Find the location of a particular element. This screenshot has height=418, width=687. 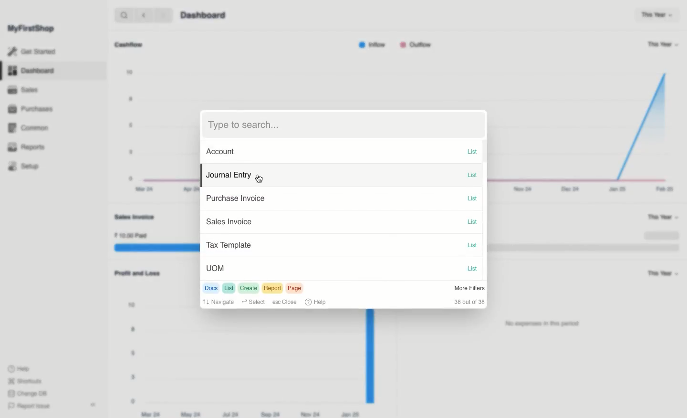

forward > is located at coordinates (162, 16).